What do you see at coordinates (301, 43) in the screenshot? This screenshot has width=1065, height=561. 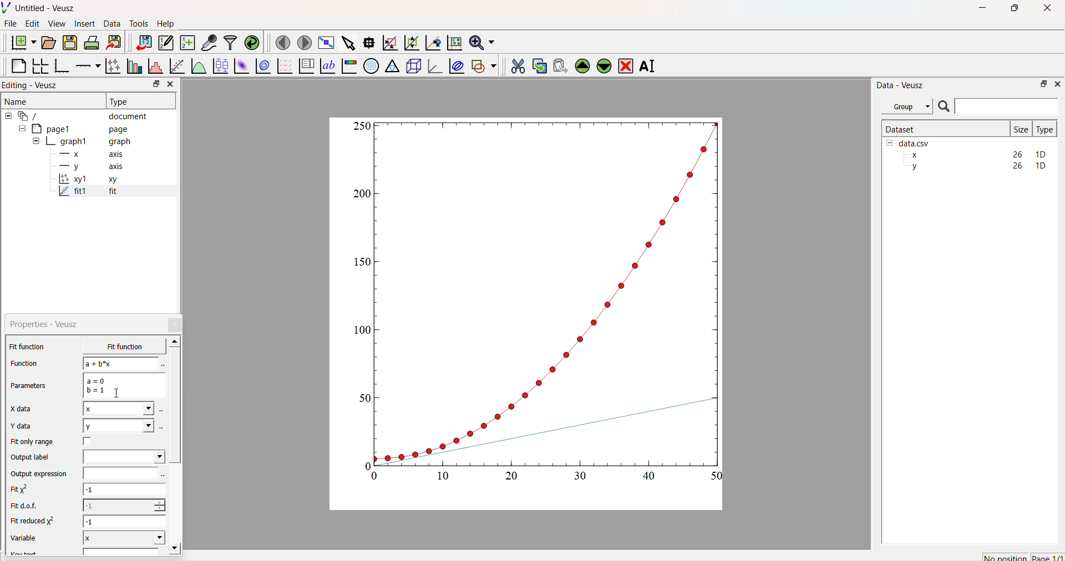 I see `Next page` at bounding box center [301, 43].